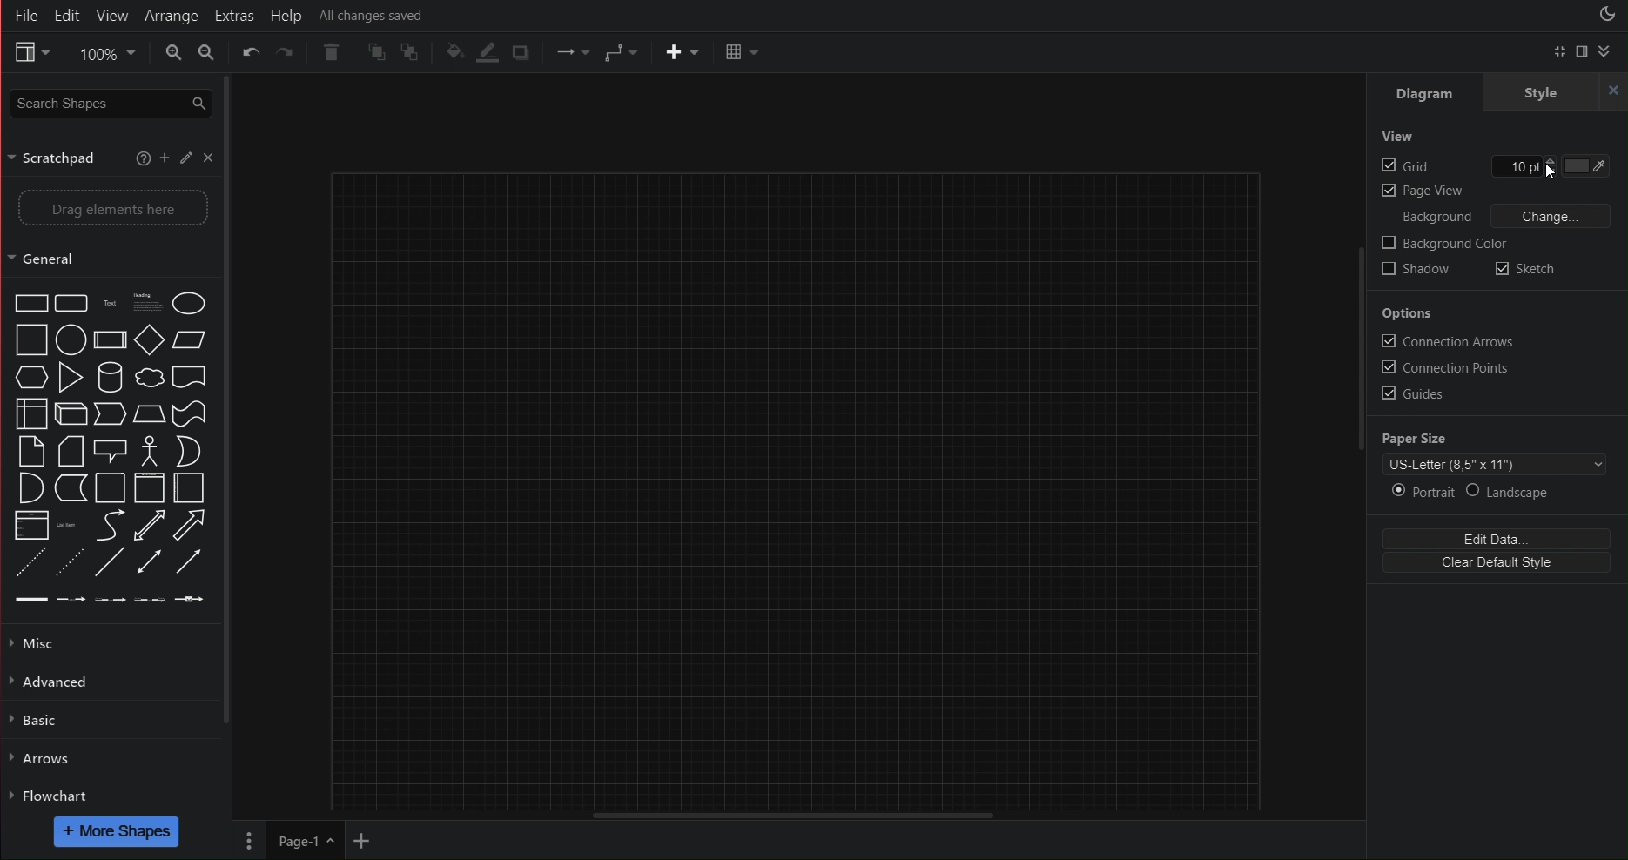 The image size is (1628, 860). What do you see at coordinates (109, 208) in the screenshot?
I see `Drag elements here` at bounding box center [109, 208].